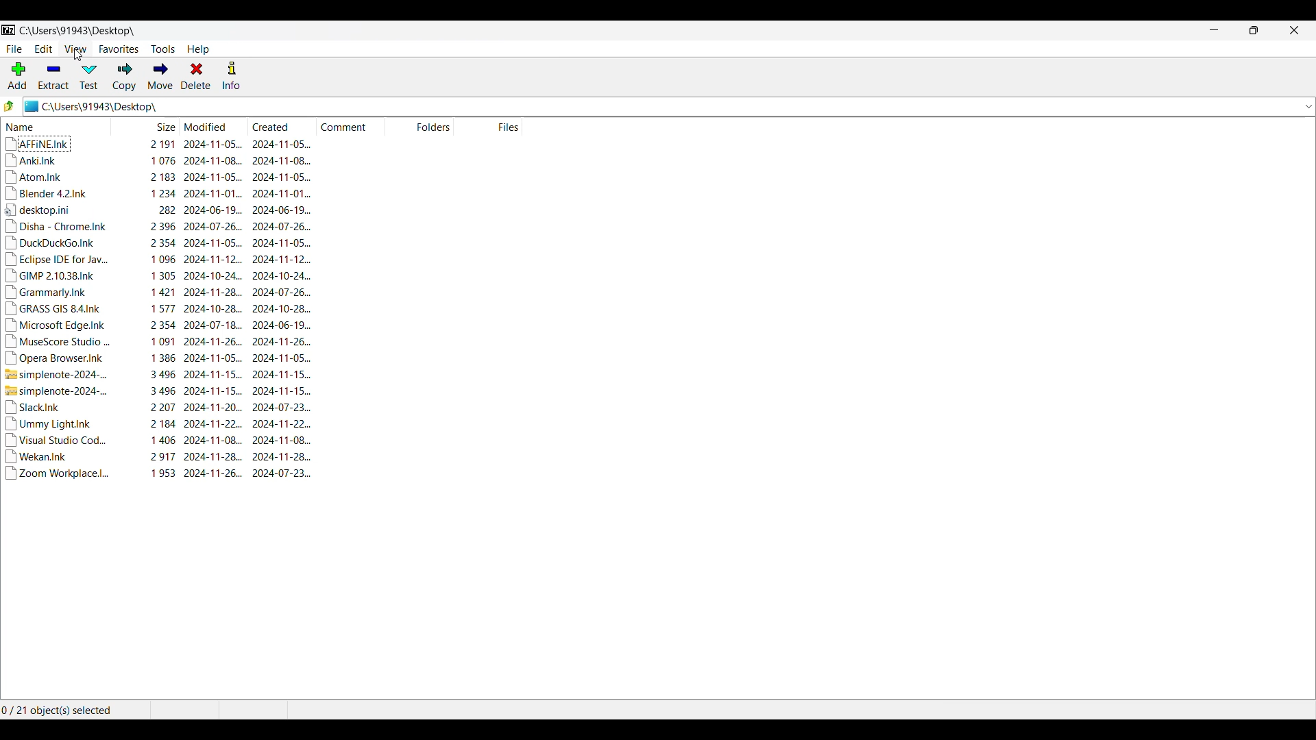  Describe the element at coordinates (145, 126) in the screenshot. I see `Size` at that location.